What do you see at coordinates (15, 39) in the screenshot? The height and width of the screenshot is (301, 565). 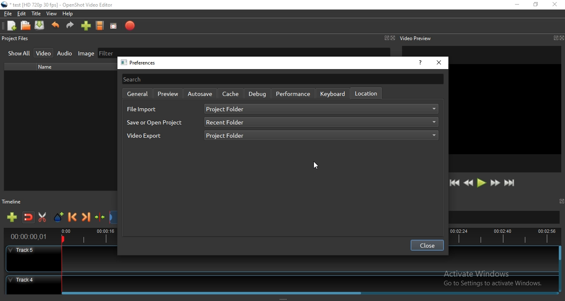 I see `Project files` at bounding box center [15, 39].